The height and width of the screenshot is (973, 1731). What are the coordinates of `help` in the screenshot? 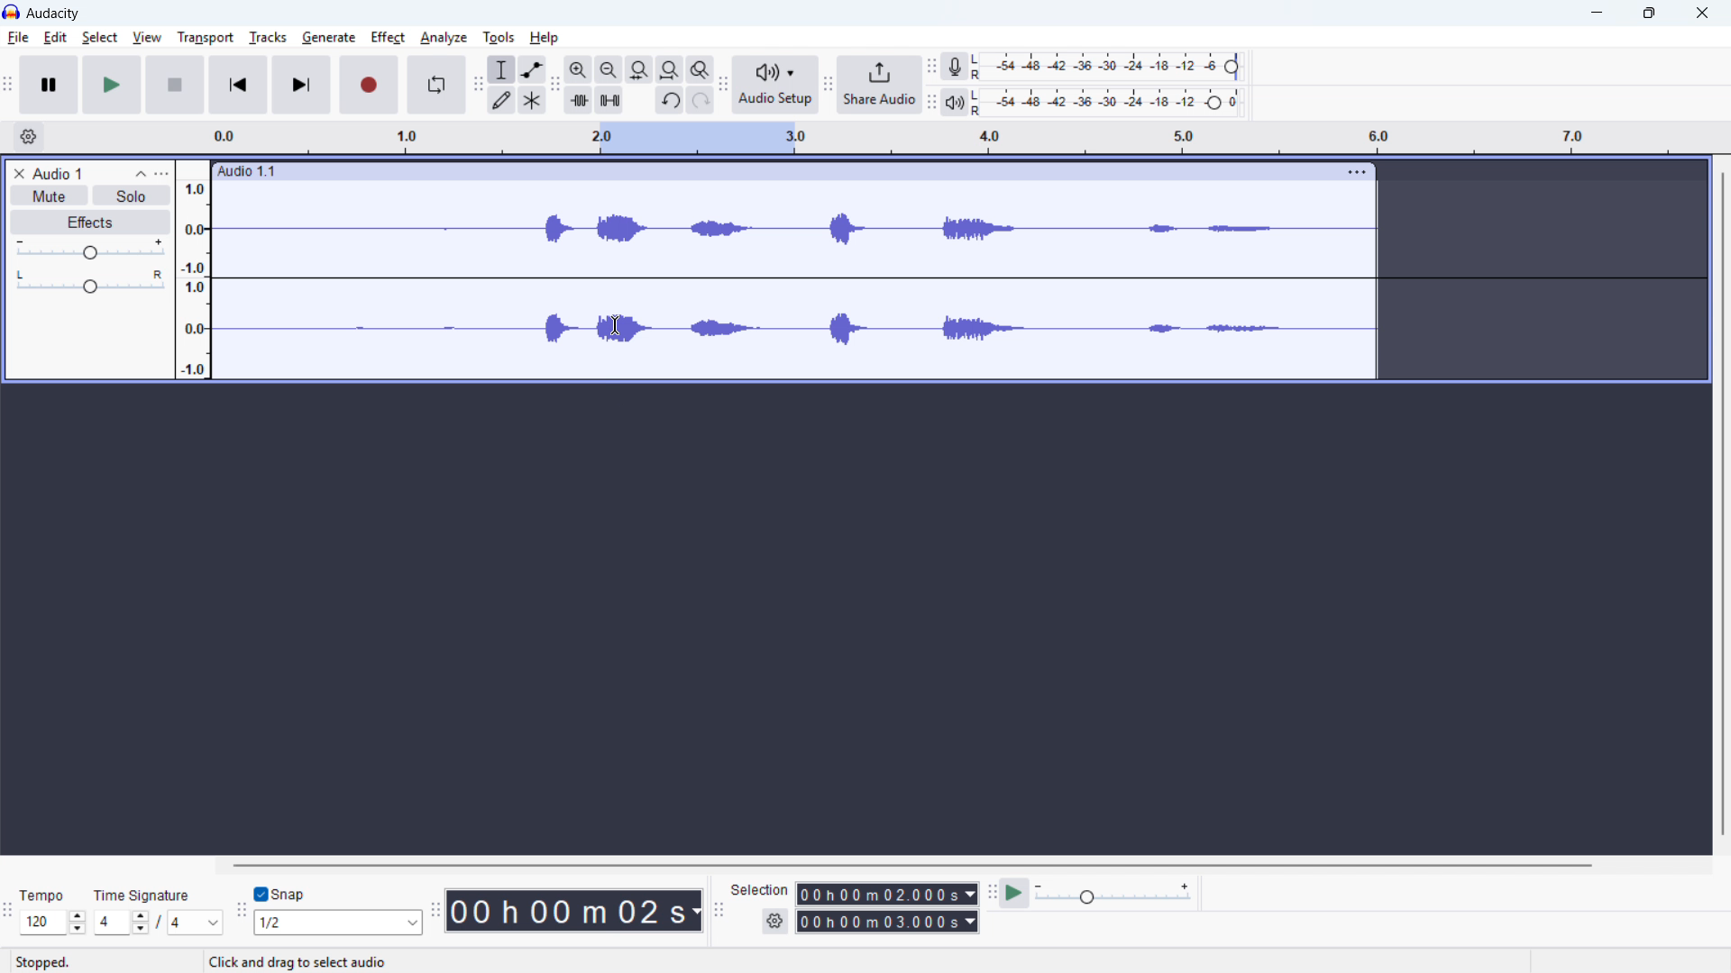 It's located at (544, 37).